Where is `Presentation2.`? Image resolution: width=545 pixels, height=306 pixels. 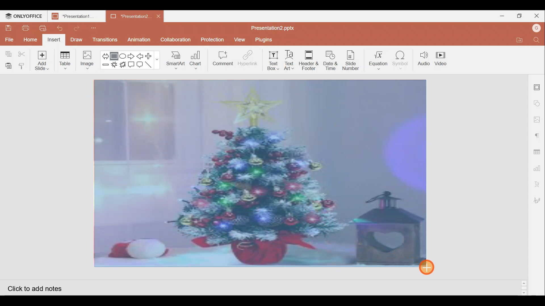
Presentation2. is located at coordinates (128, 16).